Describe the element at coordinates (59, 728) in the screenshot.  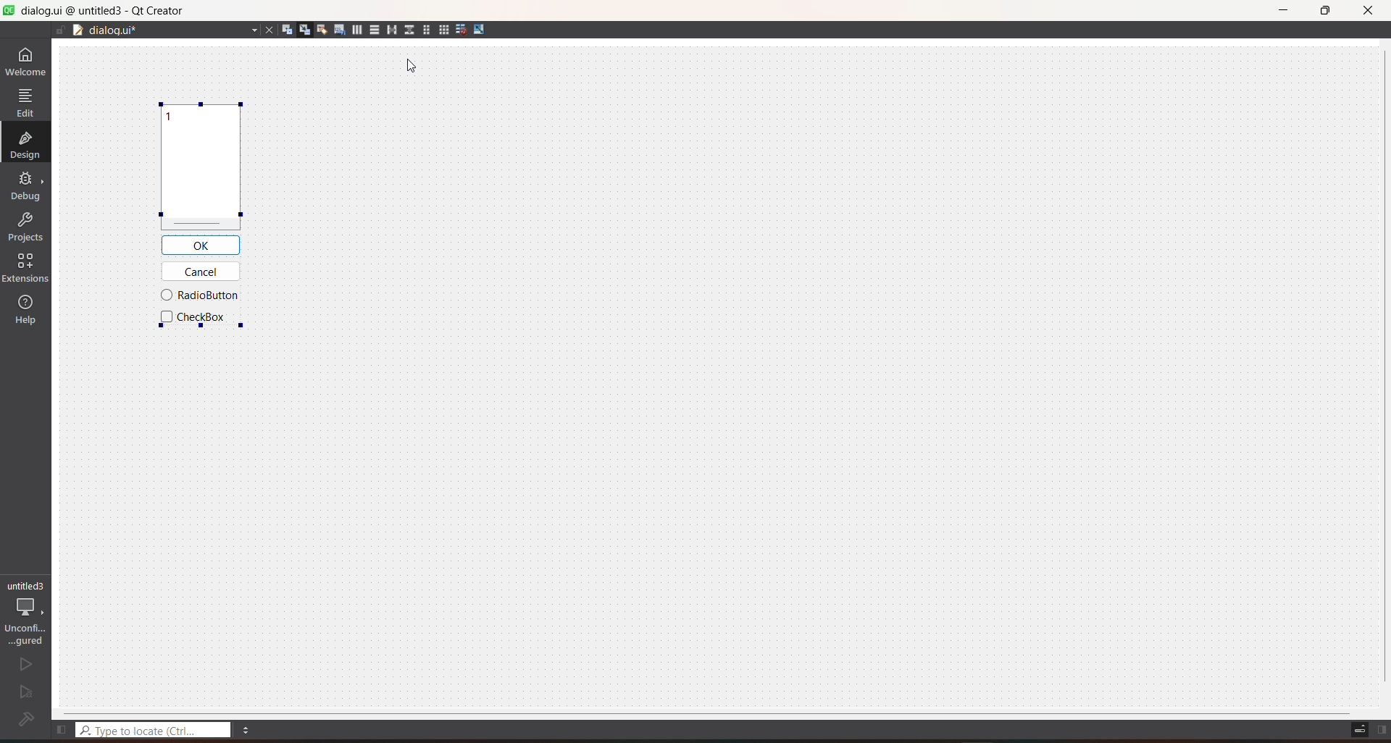
I see `show left sidebar` at that location.